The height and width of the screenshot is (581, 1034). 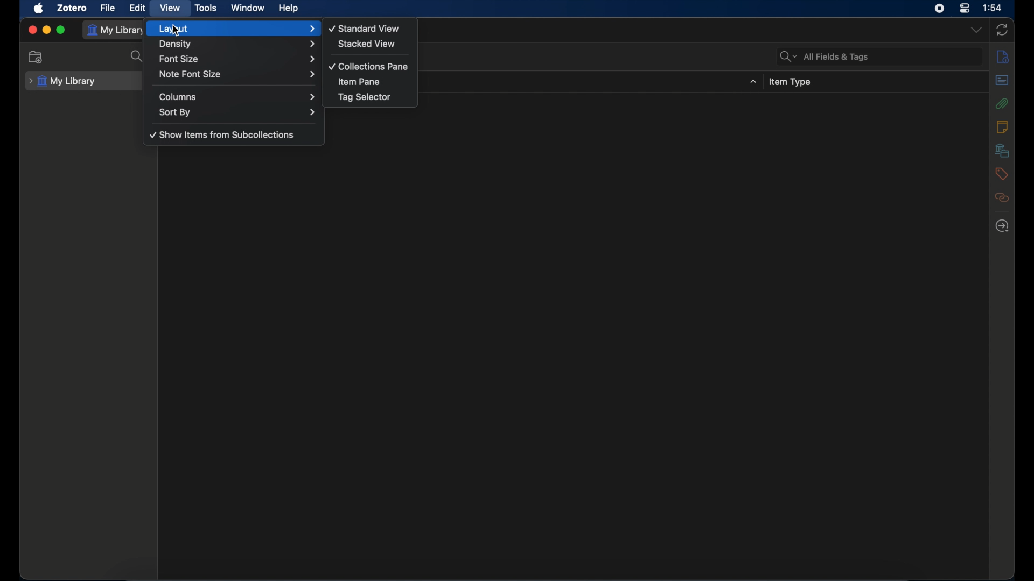 What do you see at coordinates (61, 30) in the screenshot?
I see `maximize` at bounding box center [61, 30].